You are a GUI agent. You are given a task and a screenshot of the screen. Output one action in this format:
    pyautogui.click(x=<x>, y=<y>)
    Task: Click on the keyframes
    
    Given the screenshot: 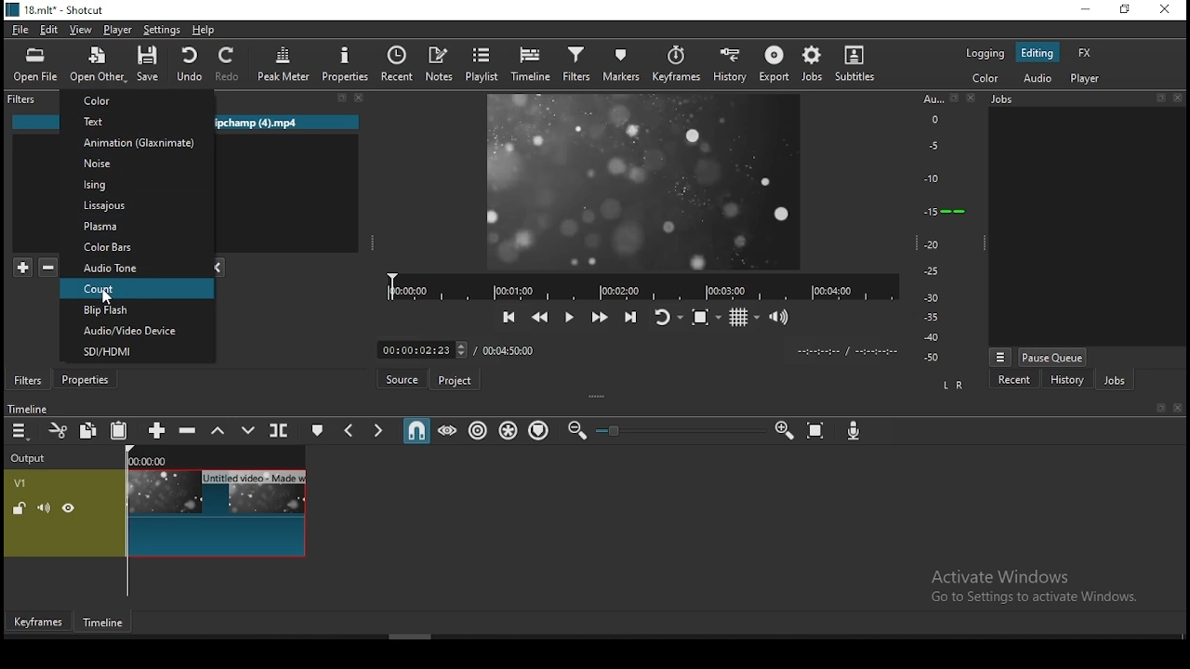 What is the action you would take?
    pyautogui.click(x=676, y=63)
    